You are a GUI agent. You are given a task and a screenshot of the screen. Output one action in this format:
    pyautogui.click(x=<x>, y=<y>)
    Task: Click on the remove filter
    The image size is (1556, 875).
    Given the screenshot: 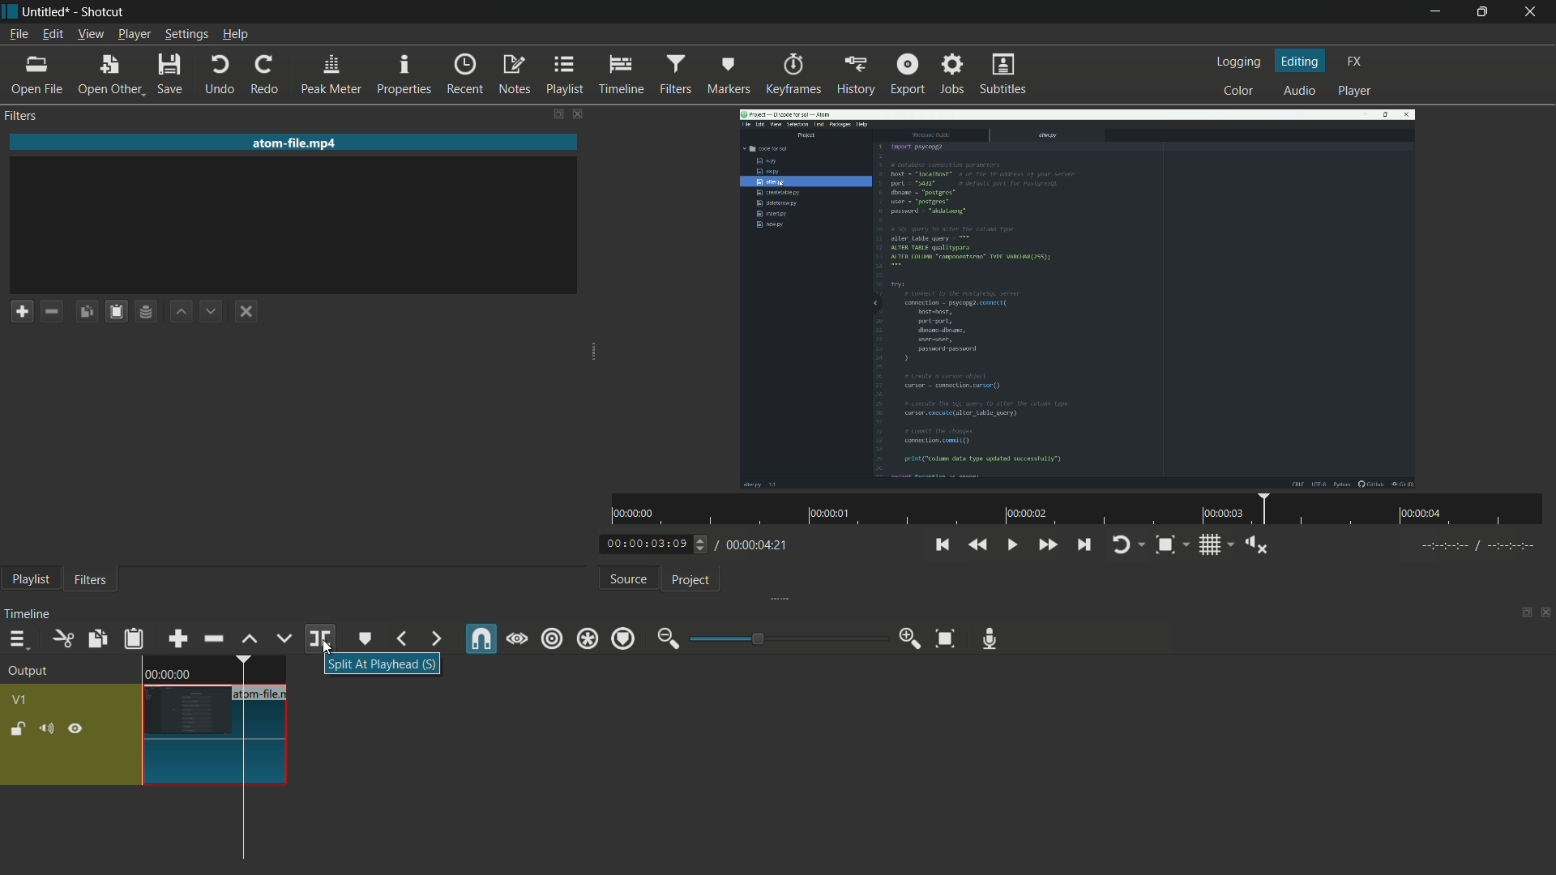 What is the action you would take?
    pyautogui.click(x=52, y=311)
    